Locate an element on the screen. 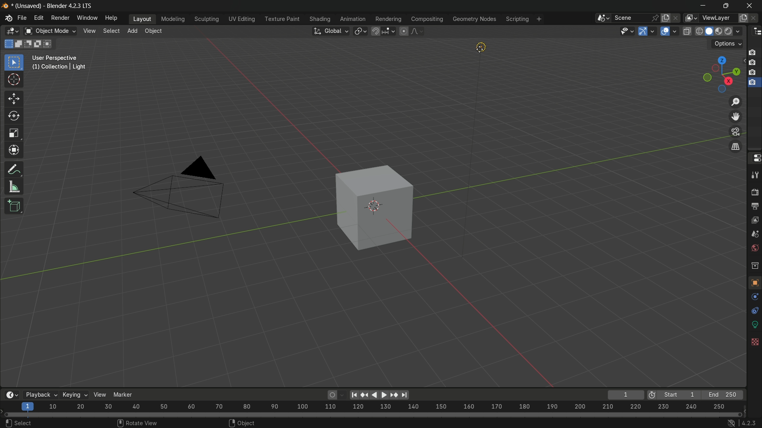  scene is located at coordinates (754, 234).